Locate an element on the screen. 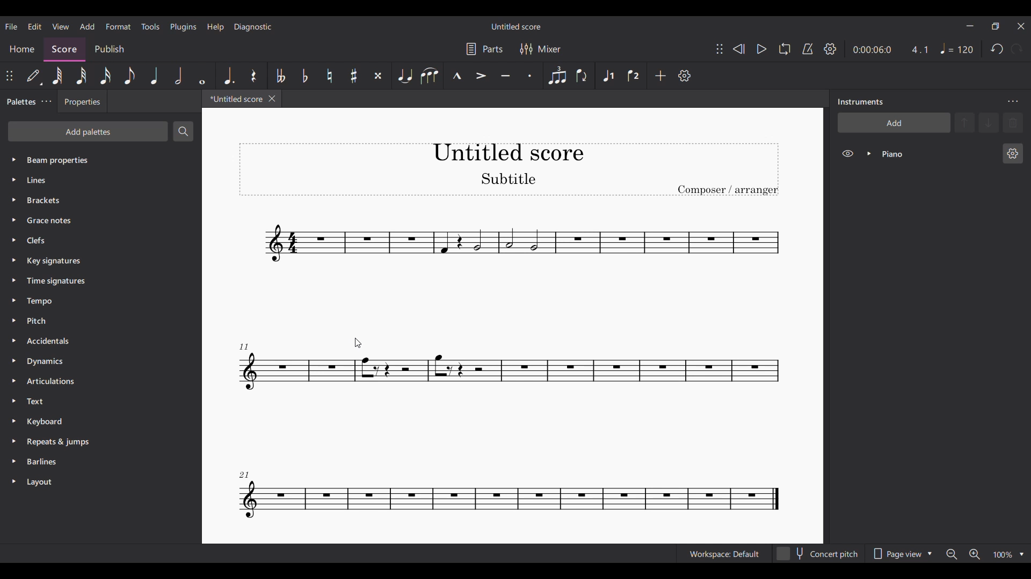 The height and width of the screenshot is (579, 1031). Minimize is located at coordinates (970, 26).